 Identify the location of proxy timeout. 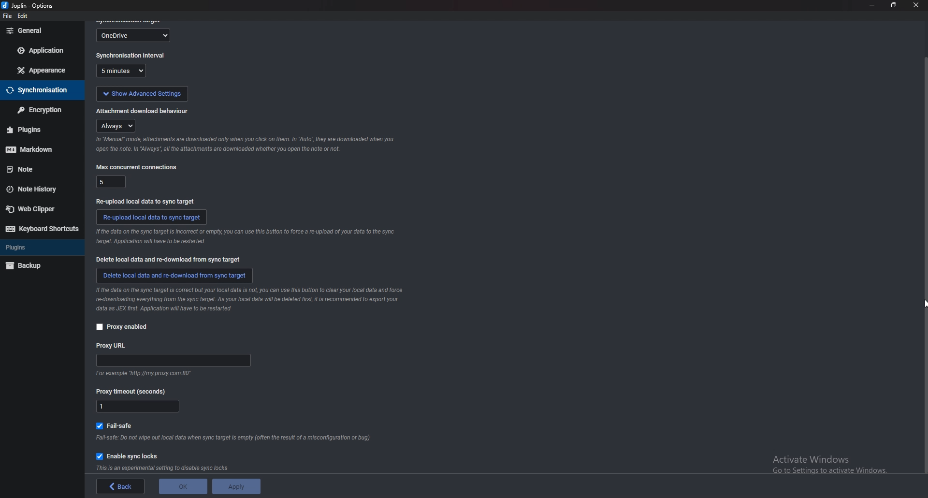
(138, 407).